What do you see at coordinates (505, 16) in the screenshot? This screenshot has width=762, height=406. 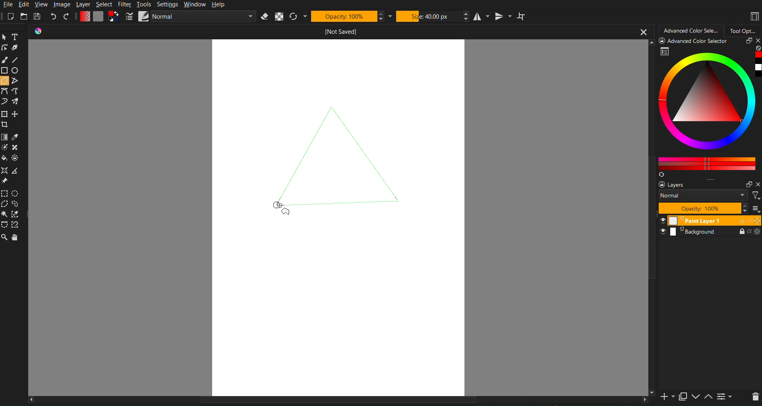 I see `Vertical Mirror` at bounding box center [505, 16].